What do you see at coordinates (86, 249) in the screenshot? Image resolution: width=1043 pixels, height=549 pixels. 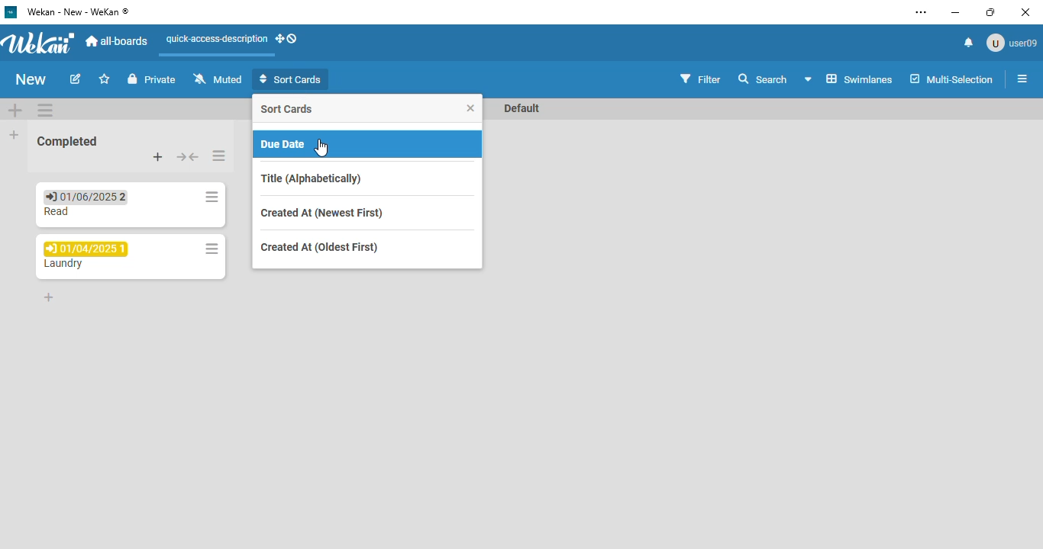 I see `01/04/2025 ` at bounding box center [86, 249].